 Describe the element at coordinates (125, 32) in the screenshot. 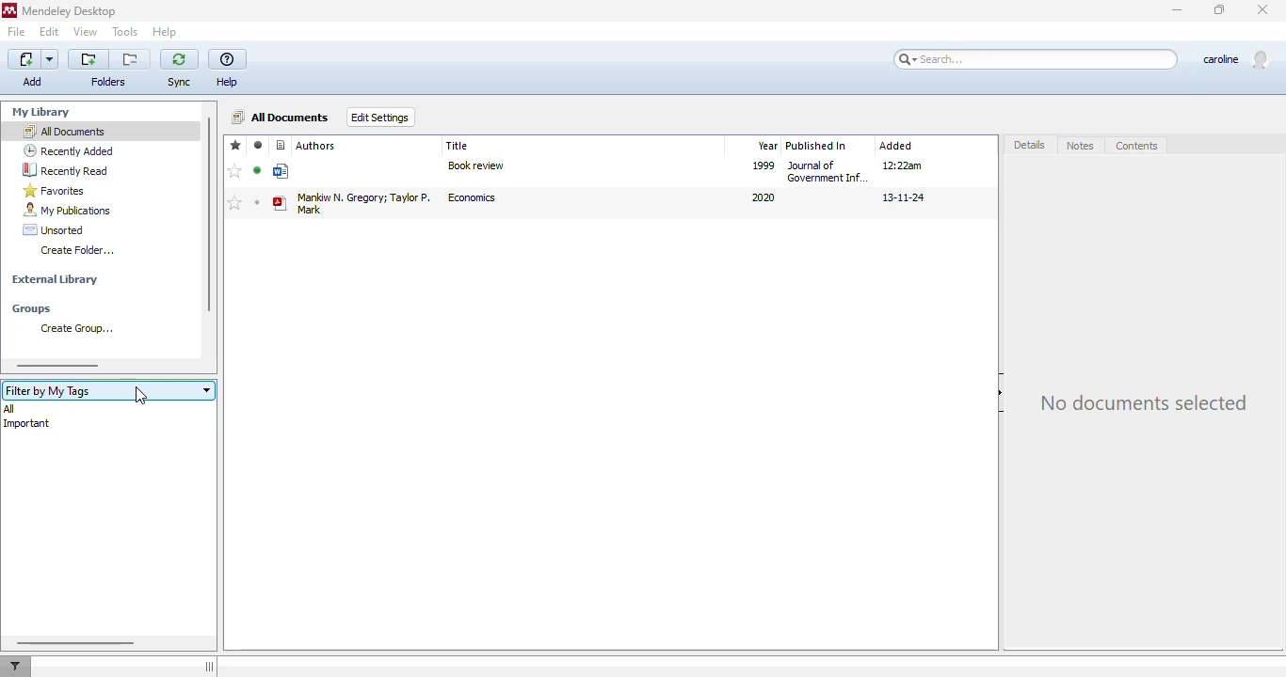

I see `tools` at that location.